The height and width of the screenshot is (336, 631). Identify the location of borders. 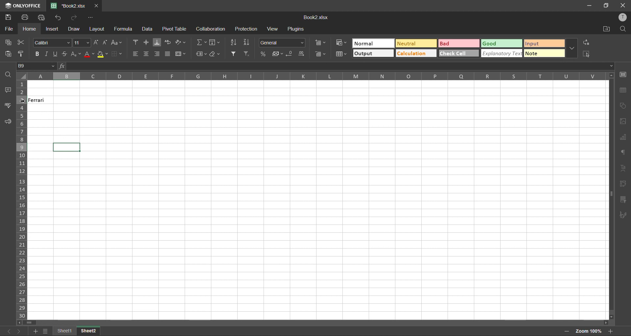
(116, 54).